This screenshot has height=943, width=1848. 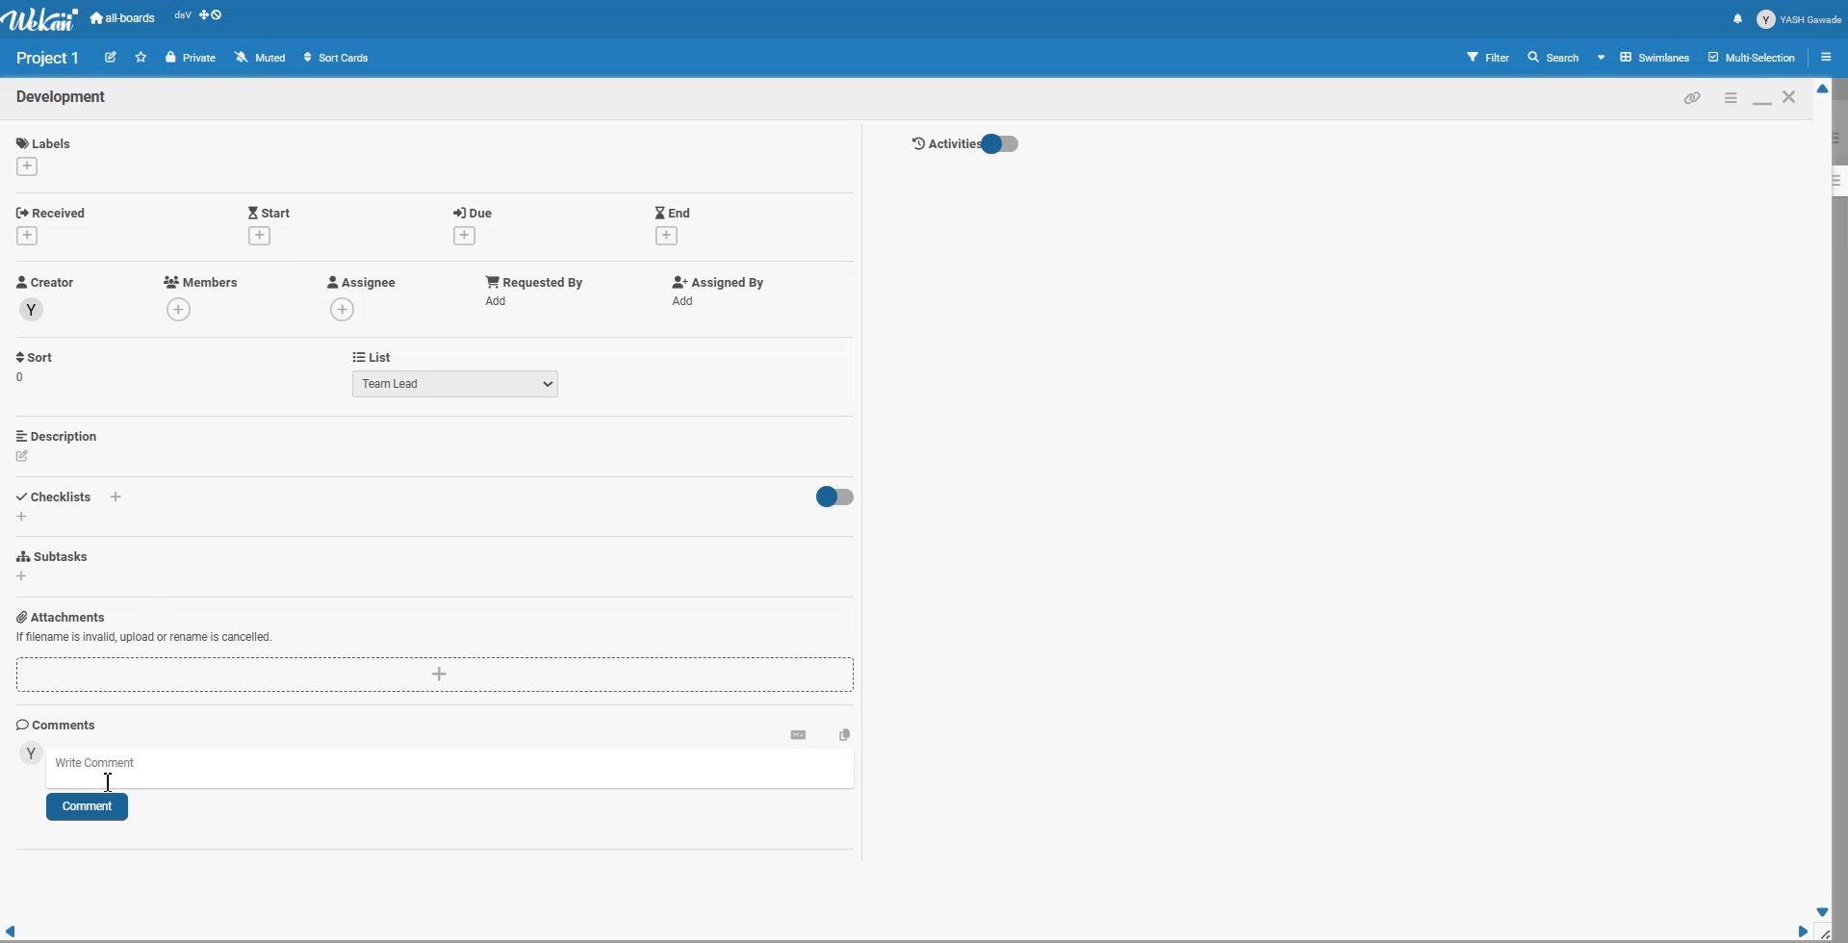 What do you see at coordinates (666, 237) in the screenshot?
I see `add` at bounding box center [666, 237].